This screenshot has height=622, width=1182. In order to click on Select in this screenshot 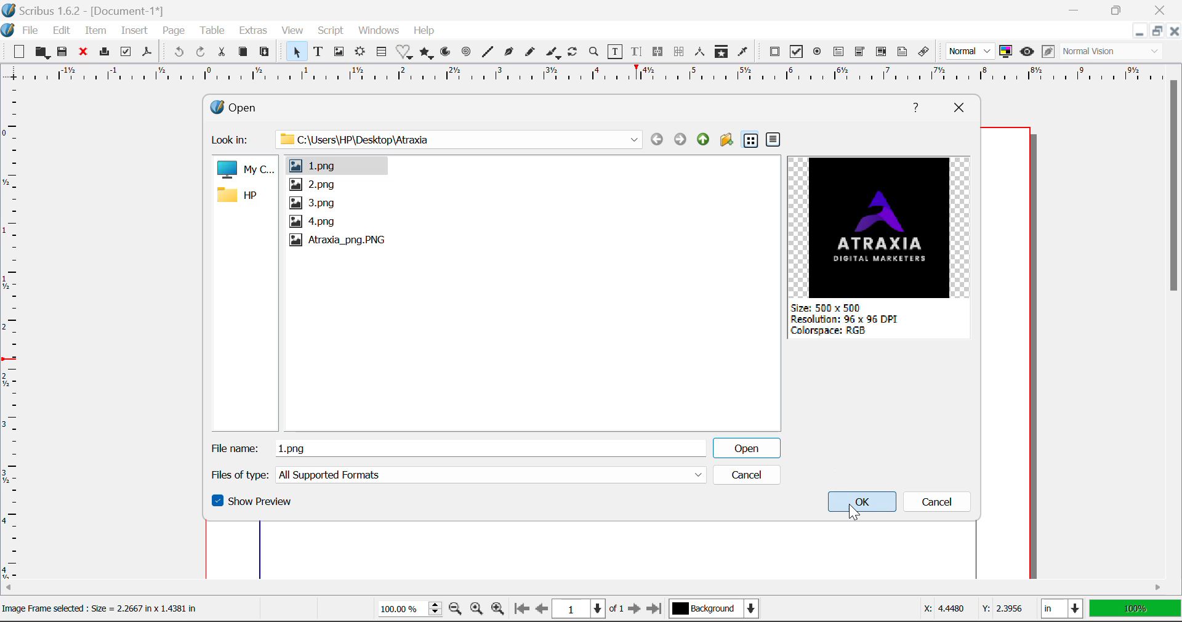, I will do `click(296, 52)`.